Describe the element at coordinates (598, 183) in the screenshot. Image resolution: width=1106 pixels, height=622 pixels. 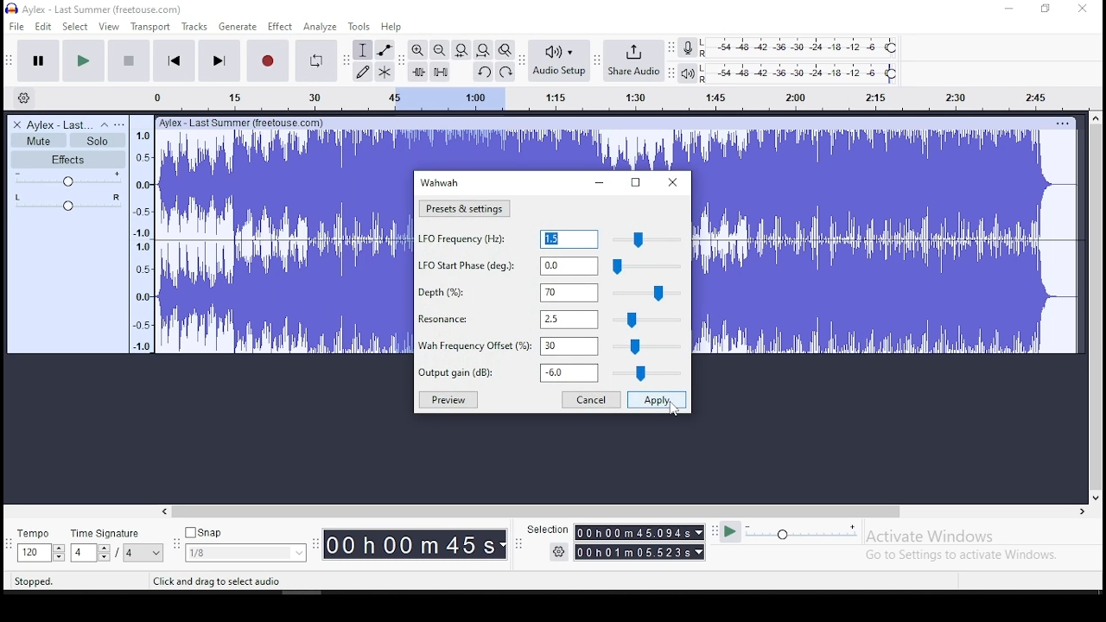
I see `minimize` at that location.